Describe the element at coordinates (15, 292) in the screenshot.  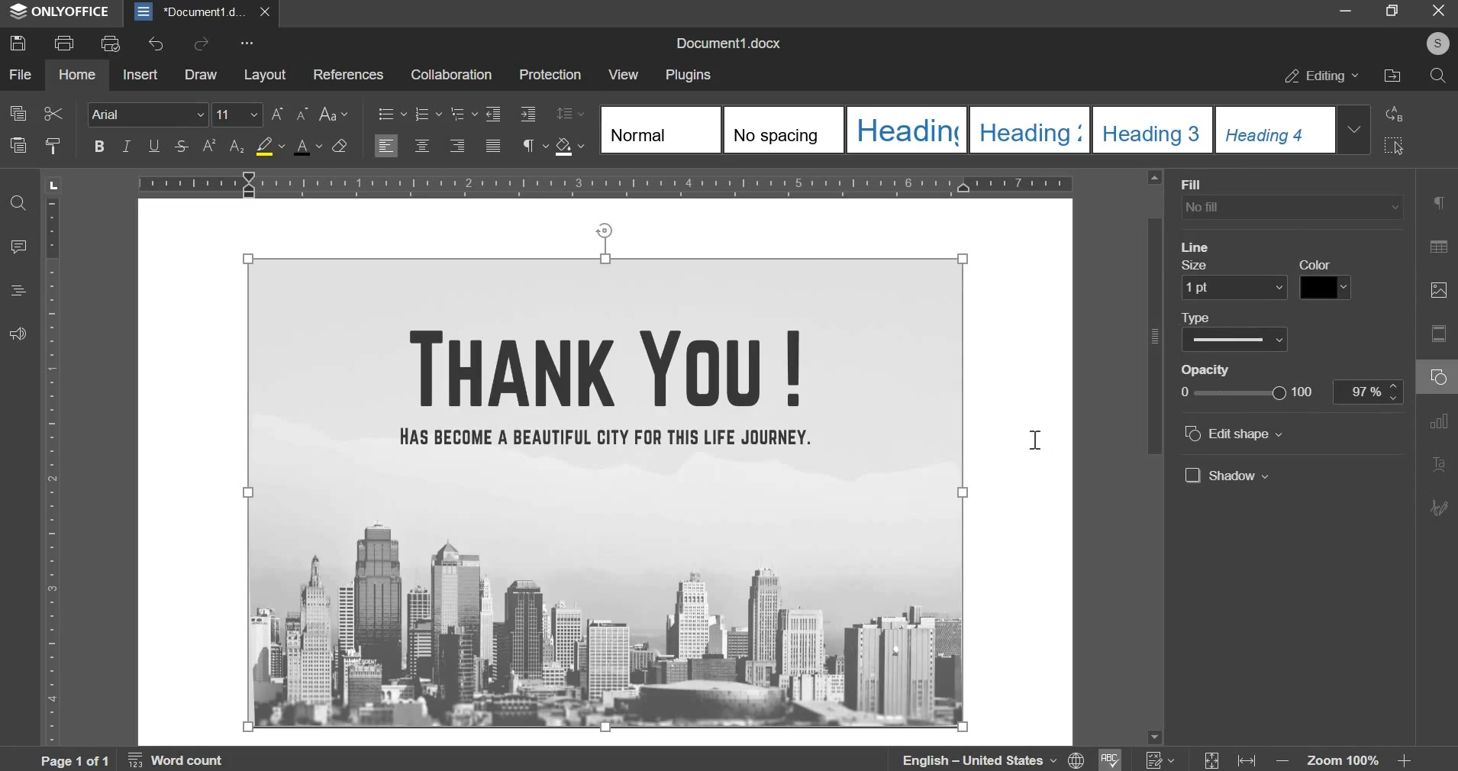
I see `headings` at that location.